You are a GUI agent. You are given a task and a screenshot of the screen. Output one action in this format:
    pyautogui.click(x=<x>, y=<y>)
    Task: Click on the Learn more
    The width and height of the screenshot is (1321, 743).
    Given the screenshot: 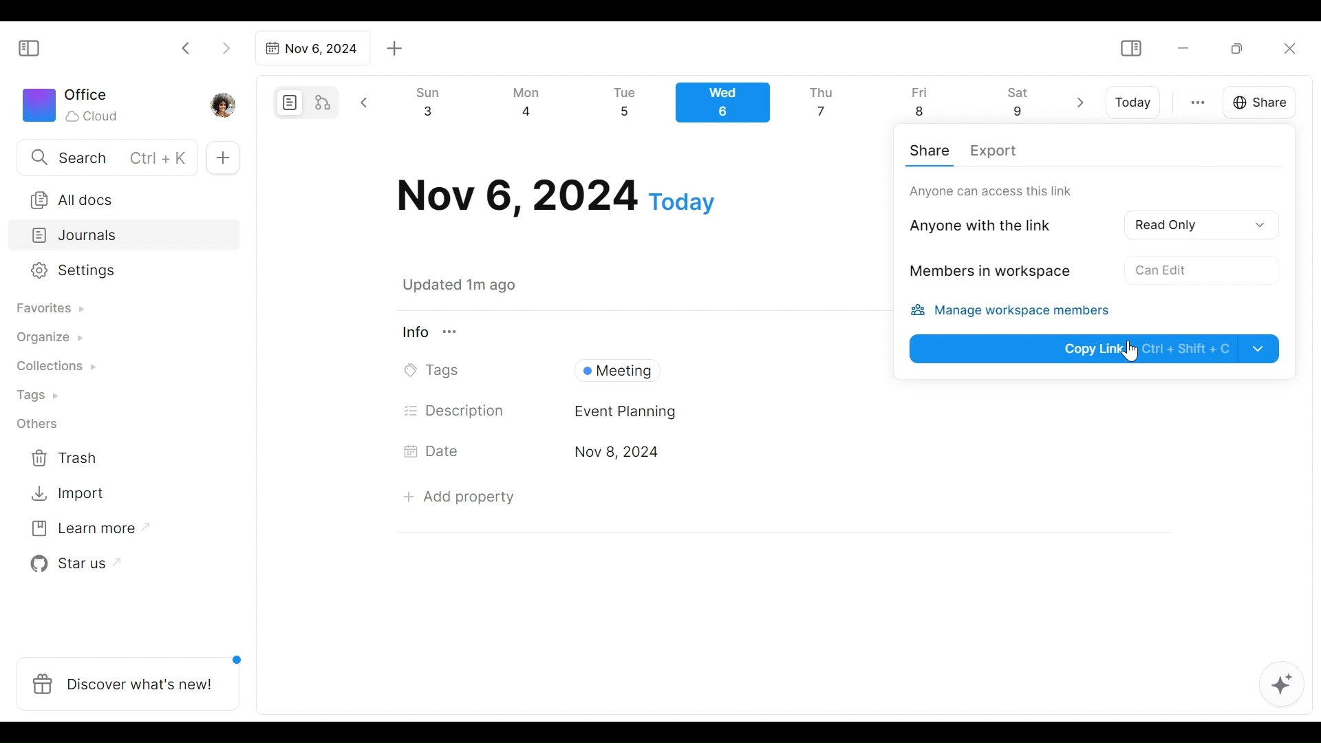 What is the action you would take?
    pyautogui.click(x=83, y=531)
    